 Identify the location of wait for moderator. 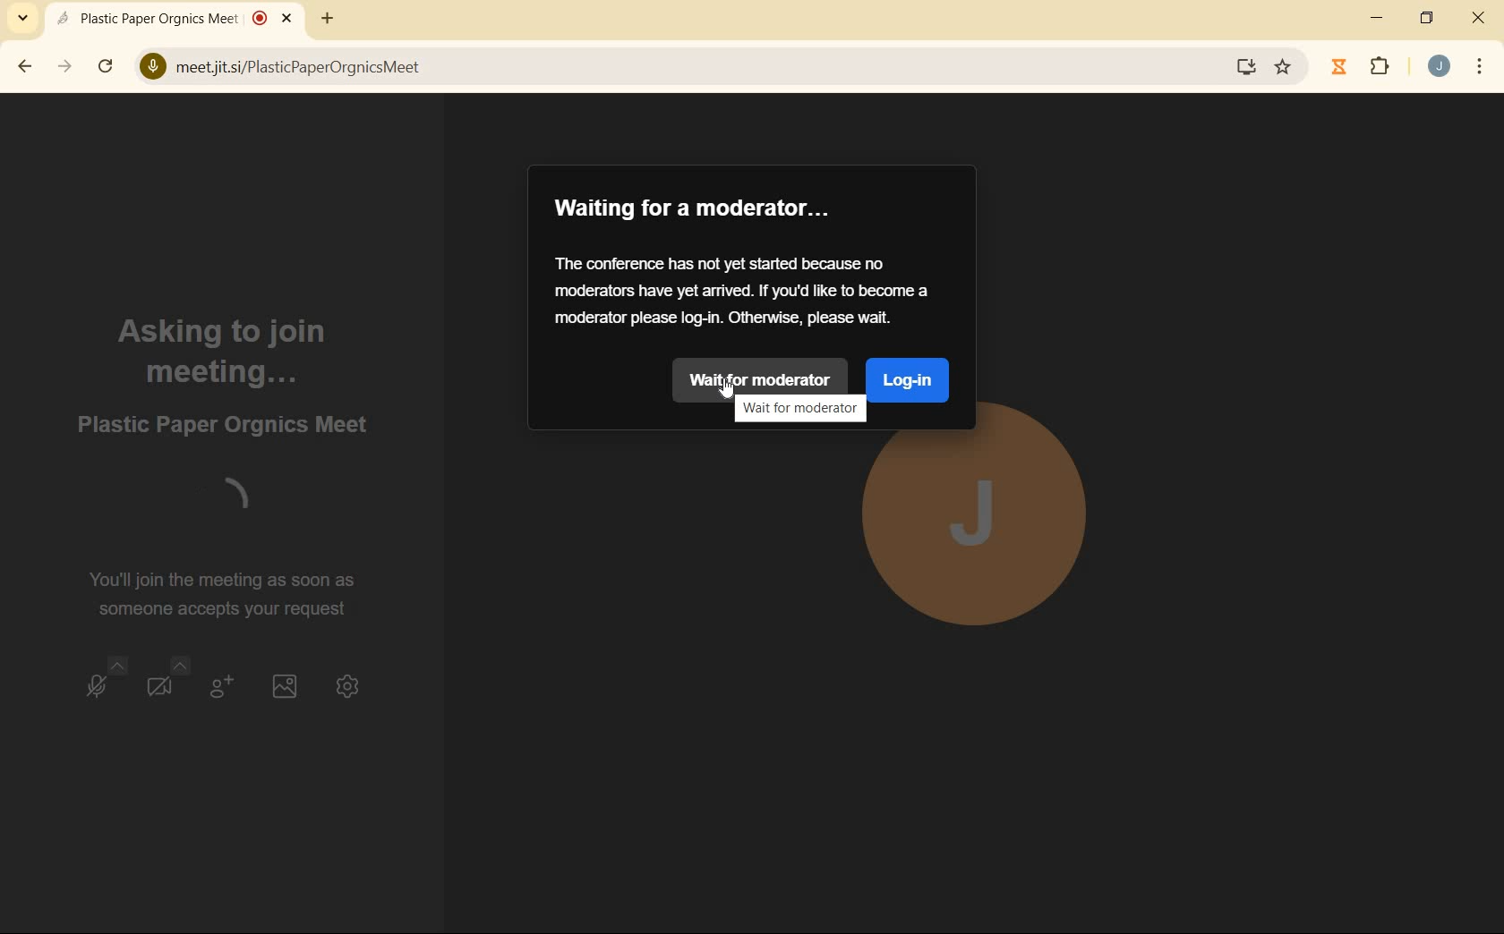
(766, 379).